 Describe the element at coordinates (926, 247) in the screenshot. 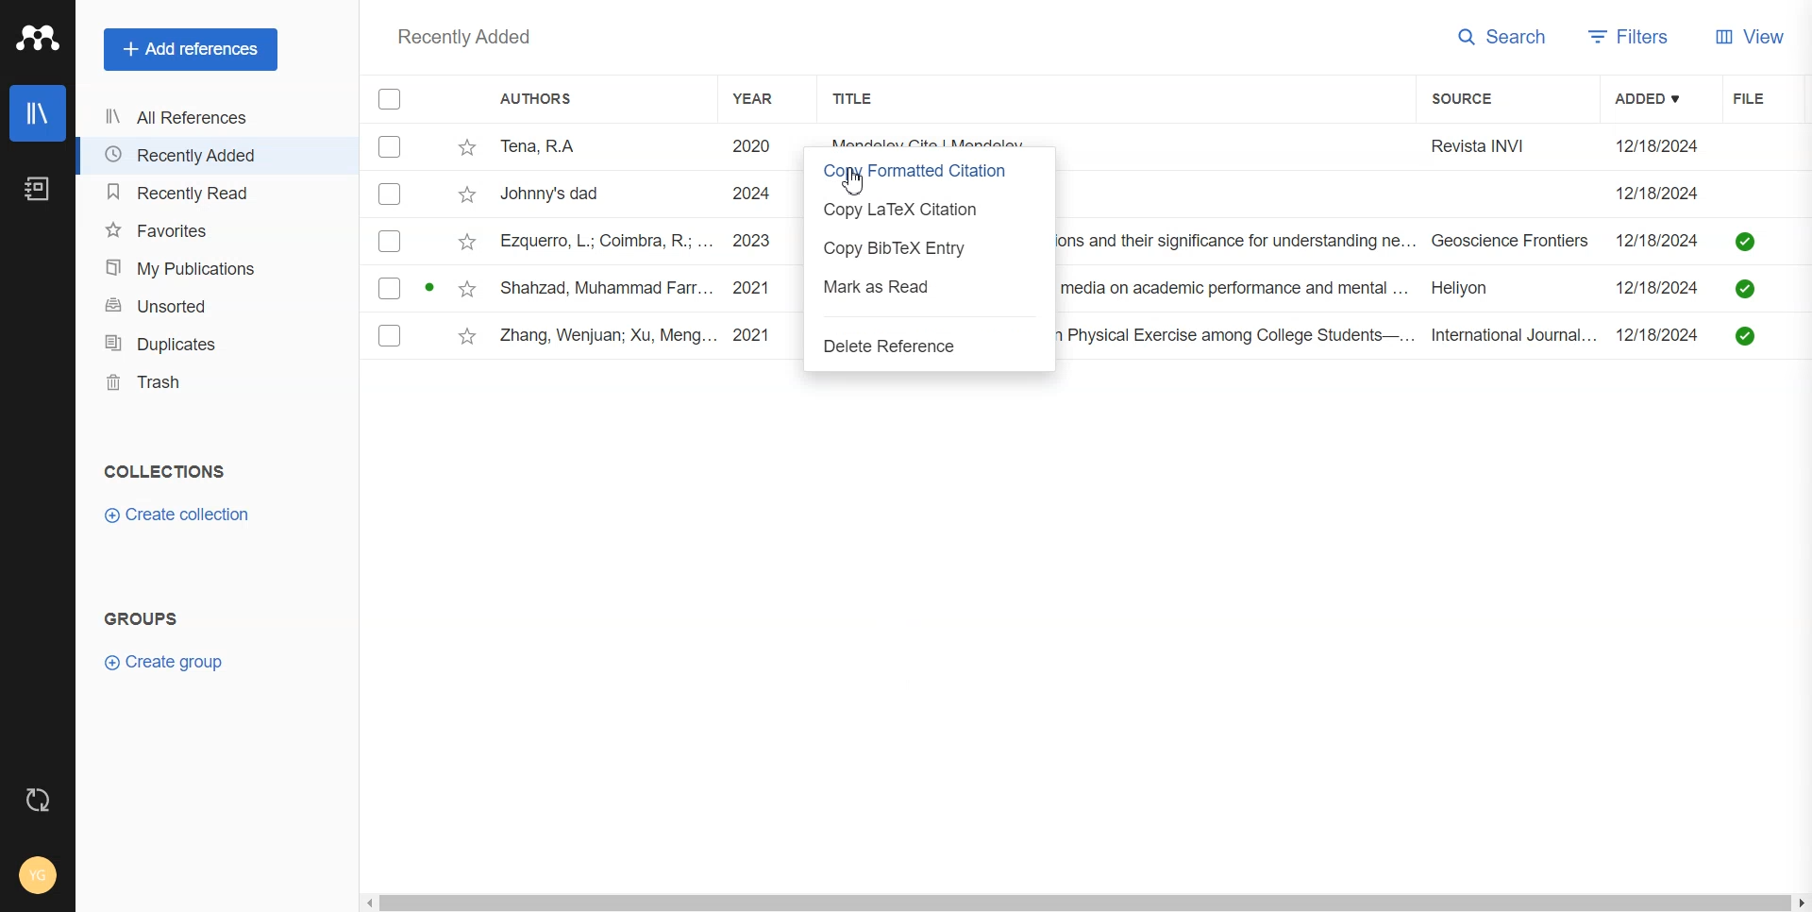

I see `Copy BibTex Entry` at that location.